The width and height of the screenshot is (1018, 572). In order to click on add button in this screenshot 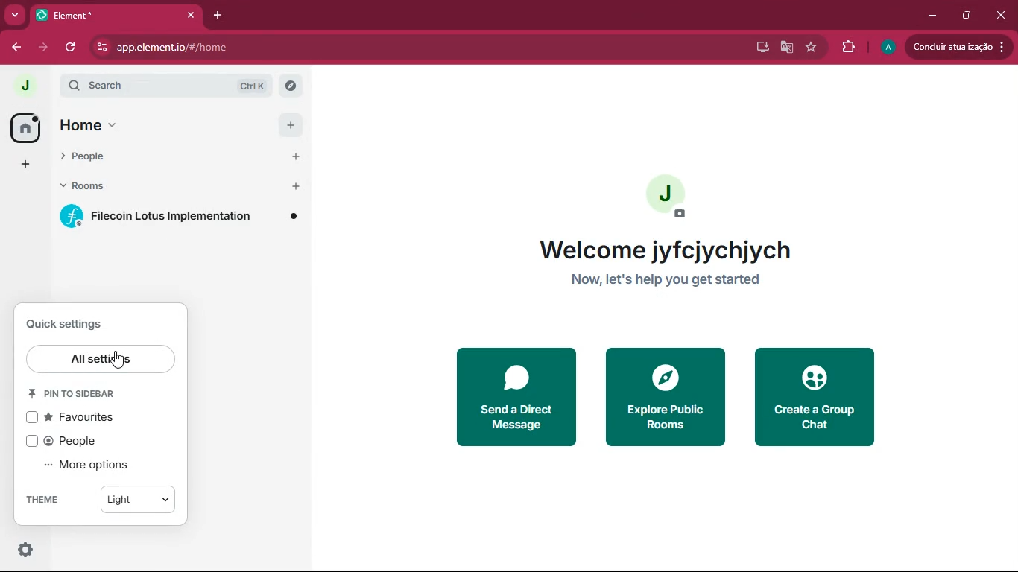, I will do `click(297, 186)`.